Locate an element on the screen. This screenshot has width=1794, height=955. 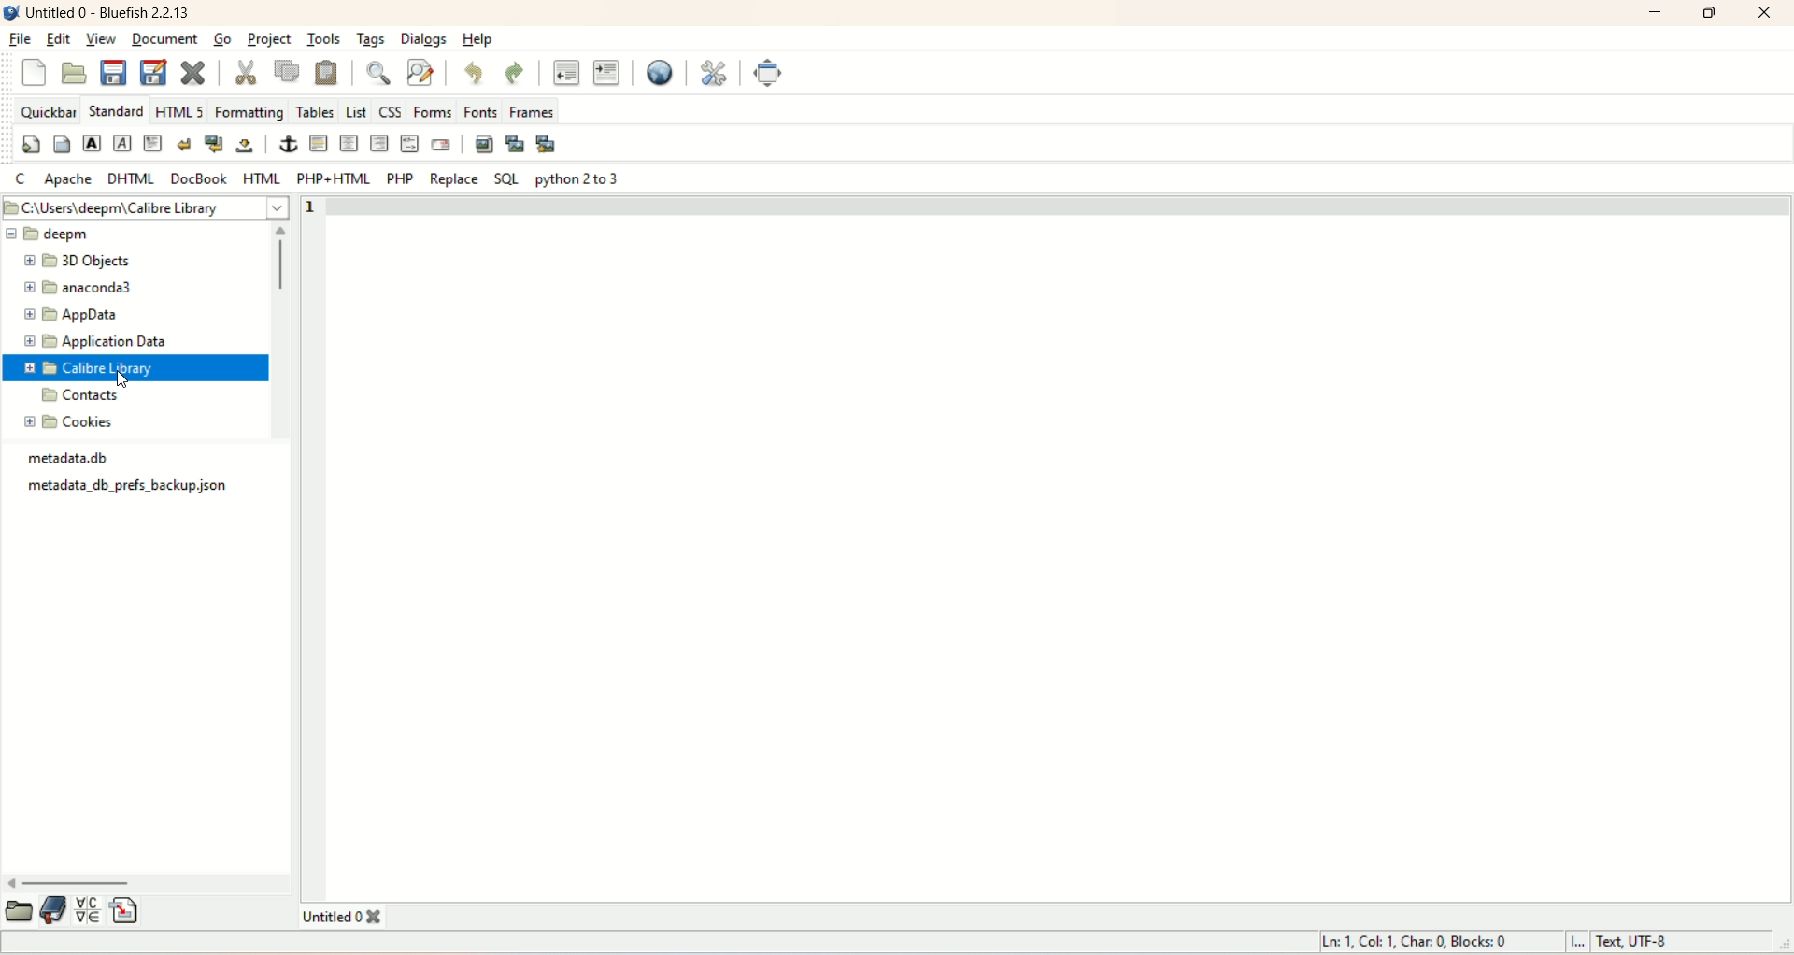
paragraph is located at coordinates (153, 142).